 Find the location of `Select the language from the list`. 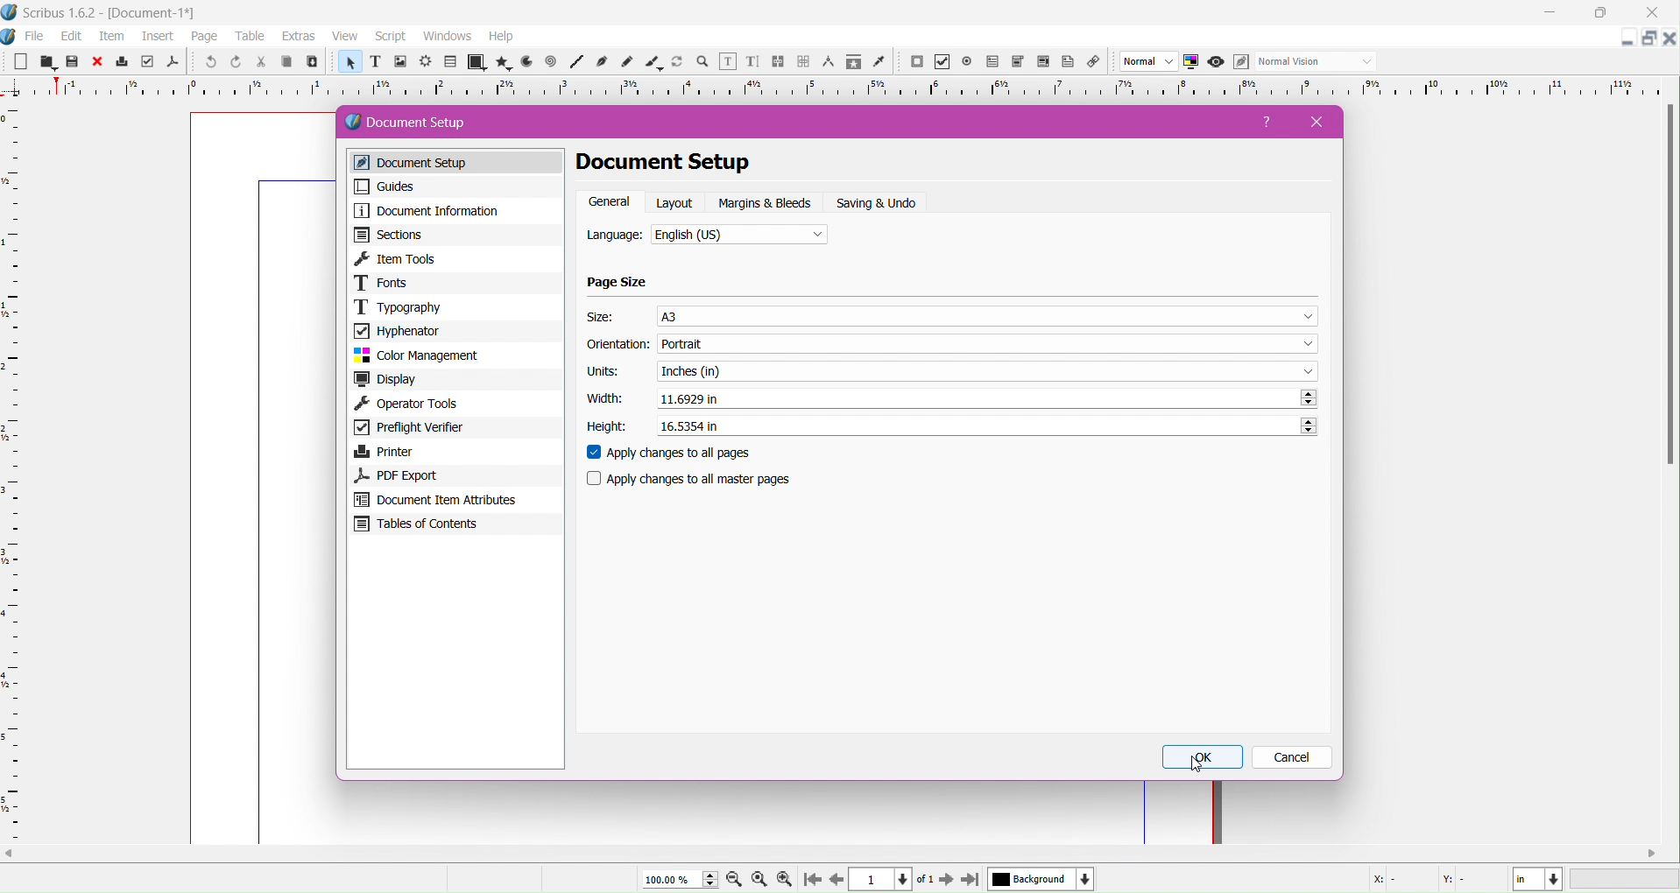

Select the language from the list is located at coordinates (740, 236).